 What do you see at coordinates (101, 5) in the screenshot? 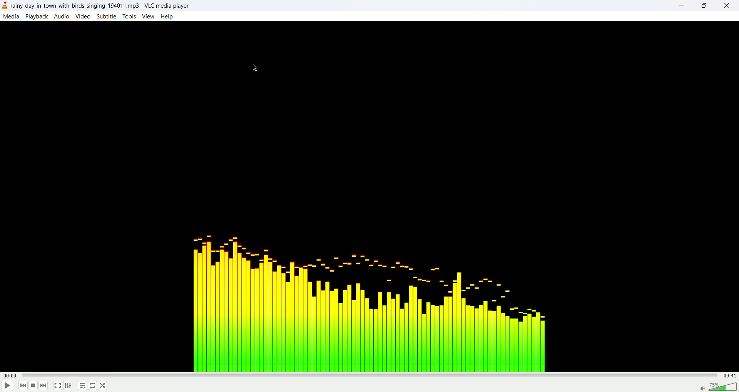
I see `rainy-day-in-town-with-birds-singing-194011.mp3-VLC media player` at bounding box center [101, 5].